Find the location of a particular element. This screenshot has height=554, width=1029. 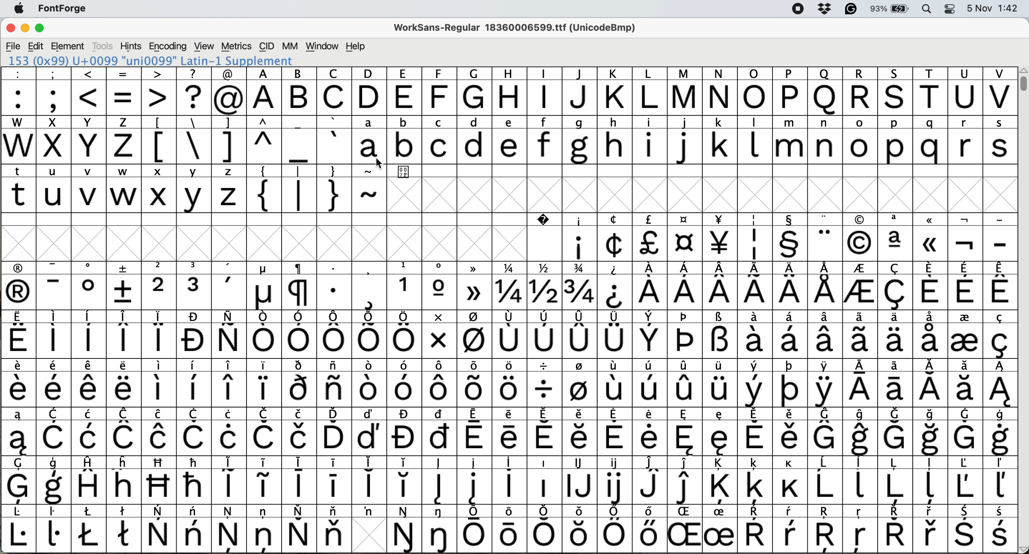

 is located at coordinates (931, 237).